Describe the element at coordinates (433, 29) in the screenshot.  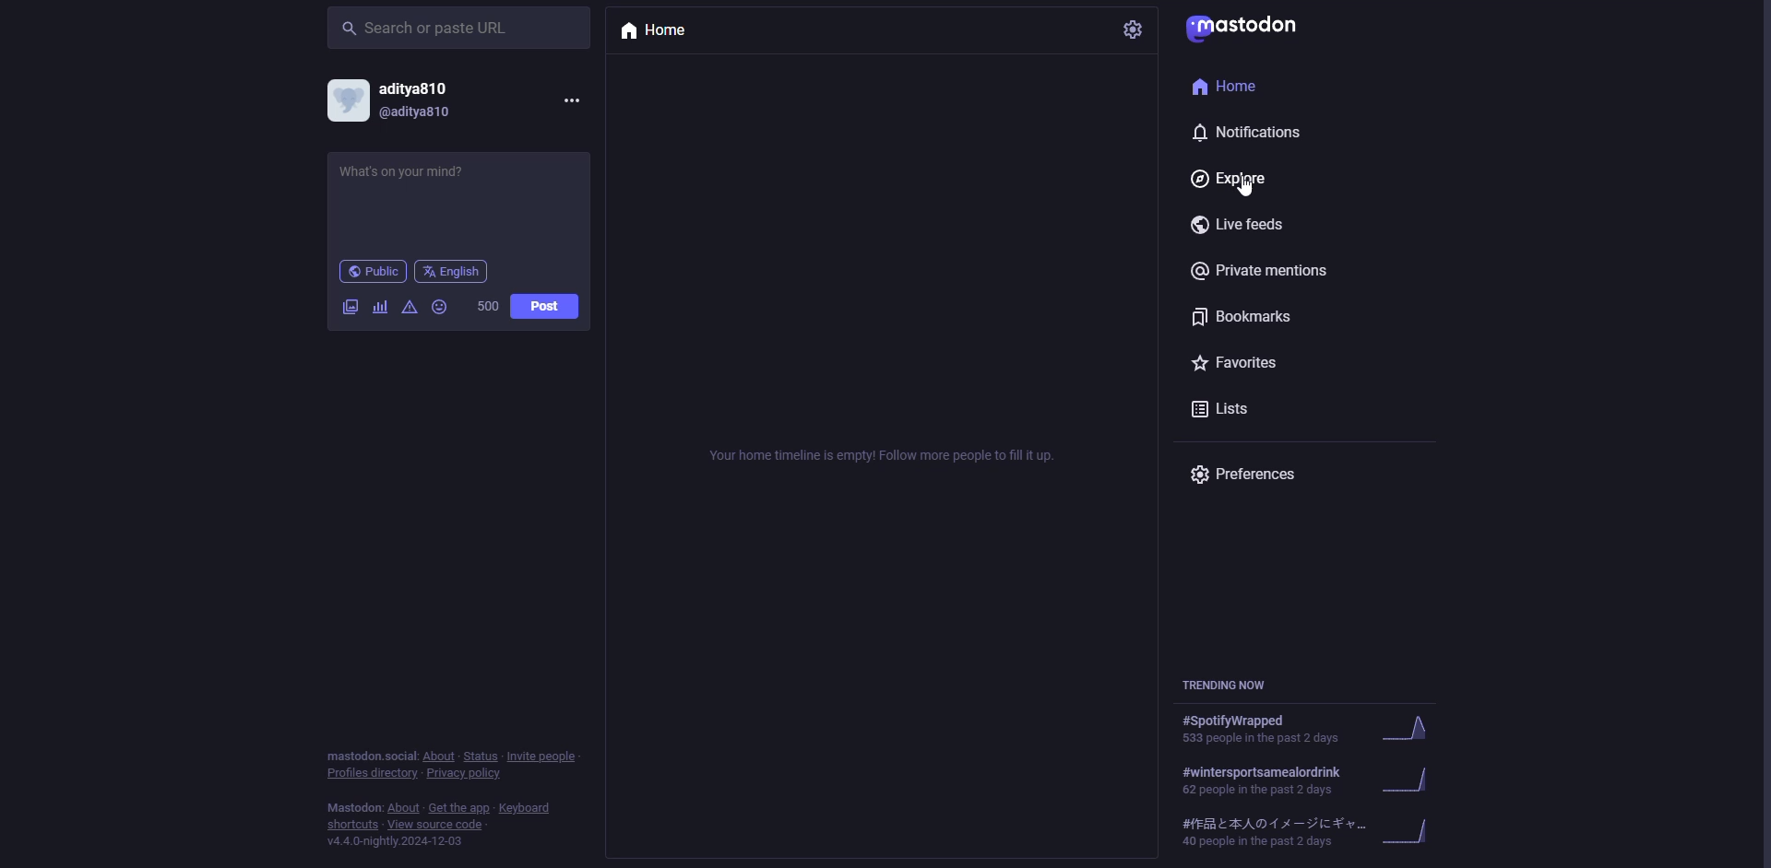
I see `search` at that location.